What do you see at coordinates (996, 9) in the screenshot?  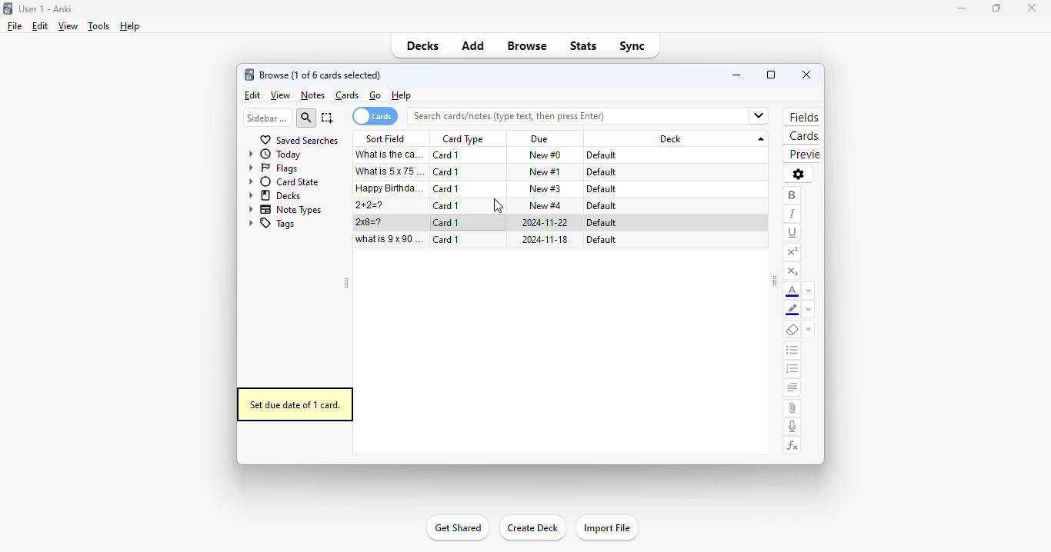 I see `maximize` at bounding box center [996, 9].